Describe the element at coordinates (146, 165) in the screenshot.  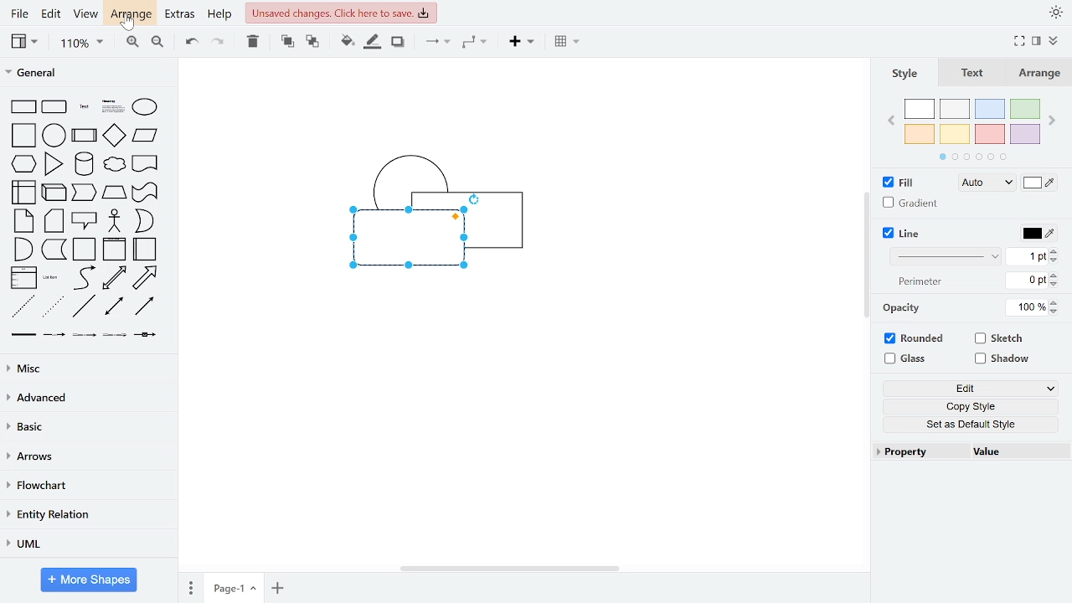
I see `document` at that location.